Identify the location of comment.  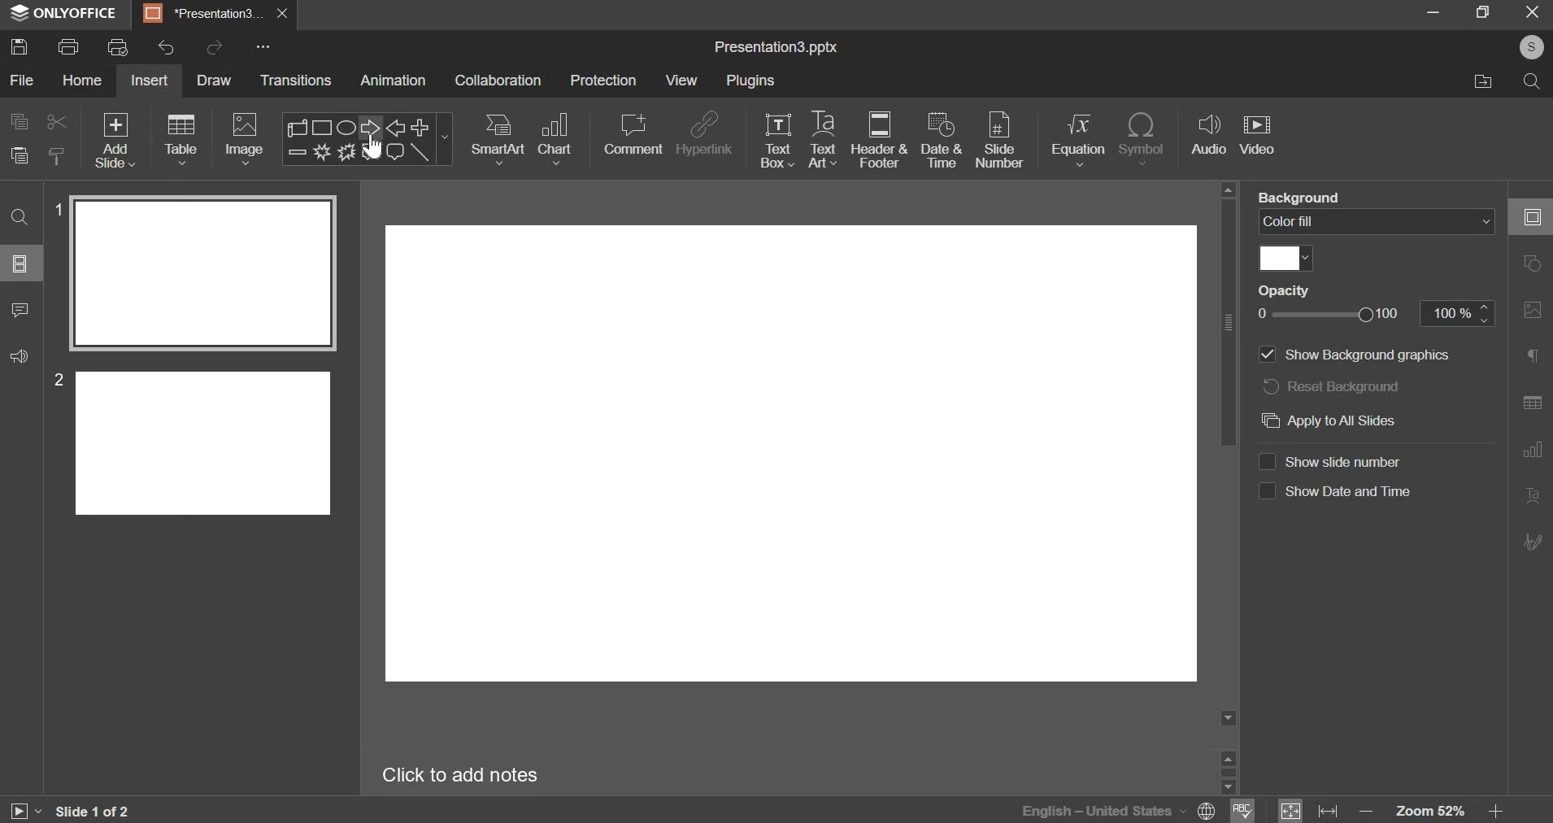
(633, 134).